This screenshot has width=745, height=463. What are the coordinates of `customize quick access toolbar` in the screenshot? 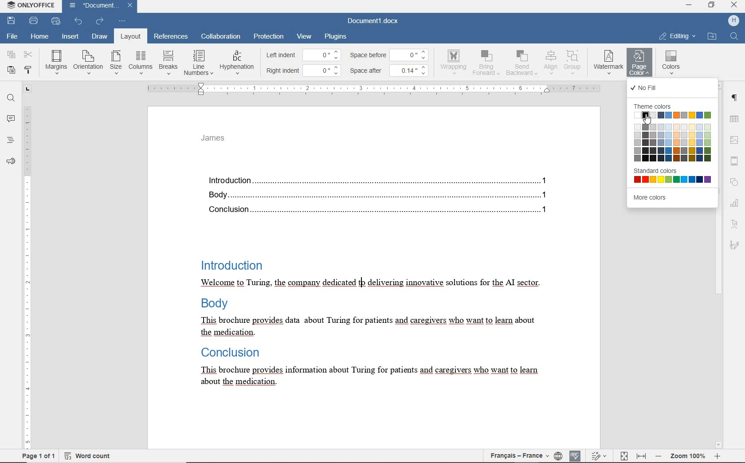 It's located at (122, 21).